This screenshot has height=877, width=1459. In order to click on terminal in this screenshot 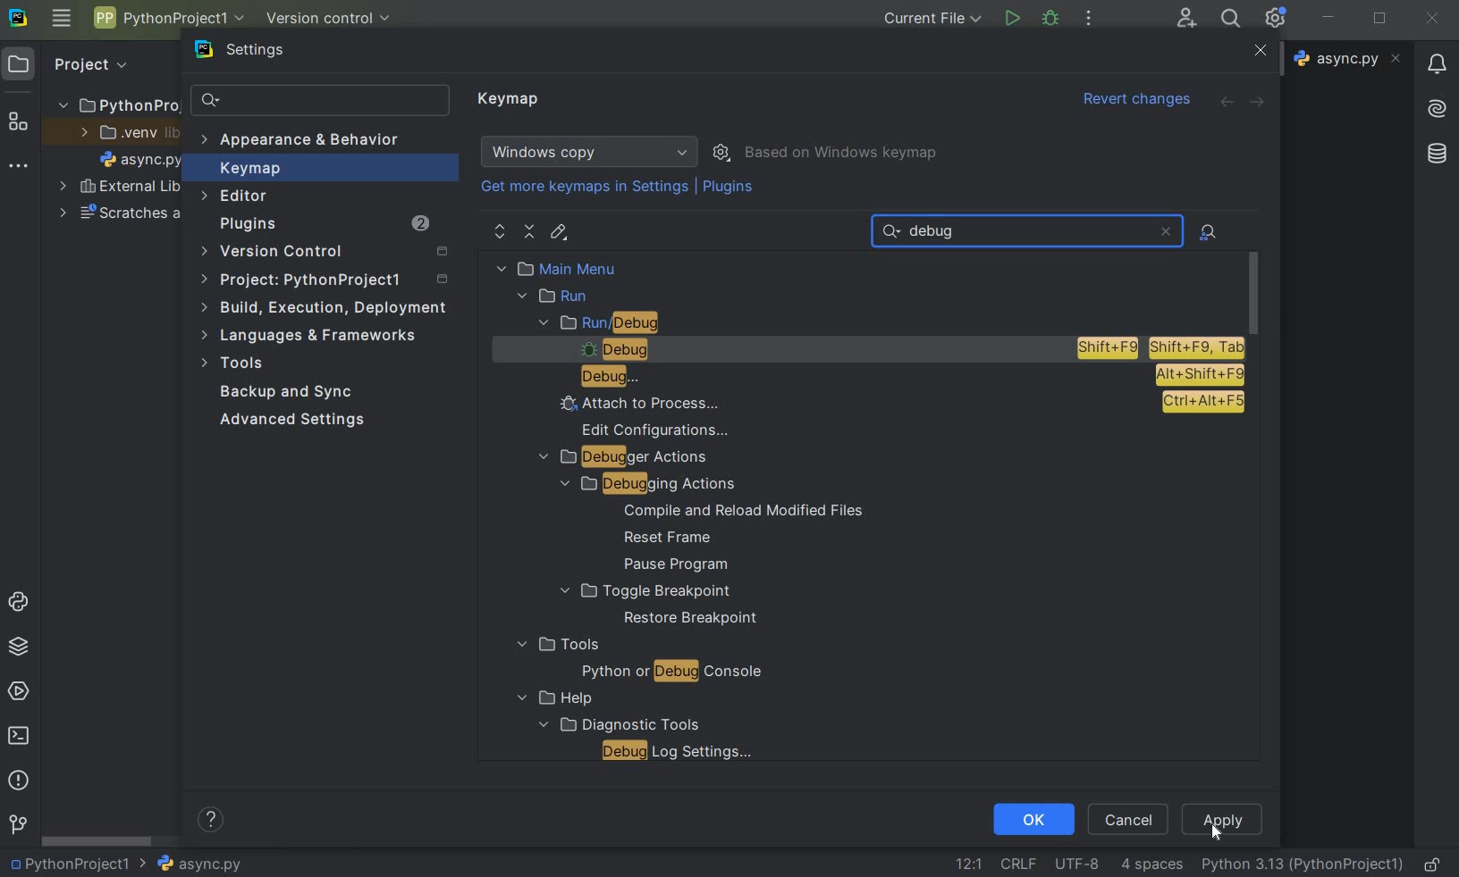, I will do `click(21, 735)`.